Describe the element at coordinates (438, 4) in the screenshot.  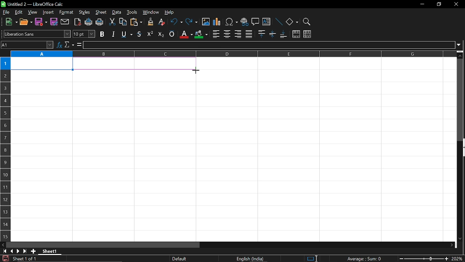
I see `restore down` at that location.